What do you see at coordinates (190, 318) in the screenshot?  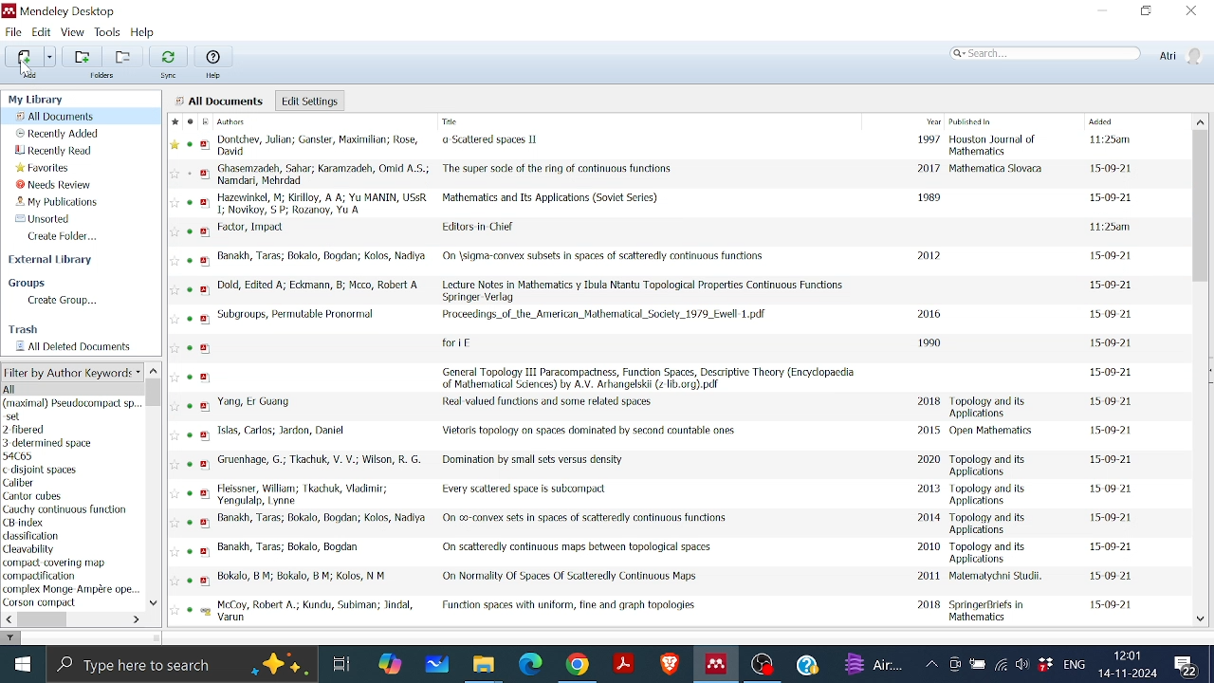 I see `read status` at bounding box center [190, 318].